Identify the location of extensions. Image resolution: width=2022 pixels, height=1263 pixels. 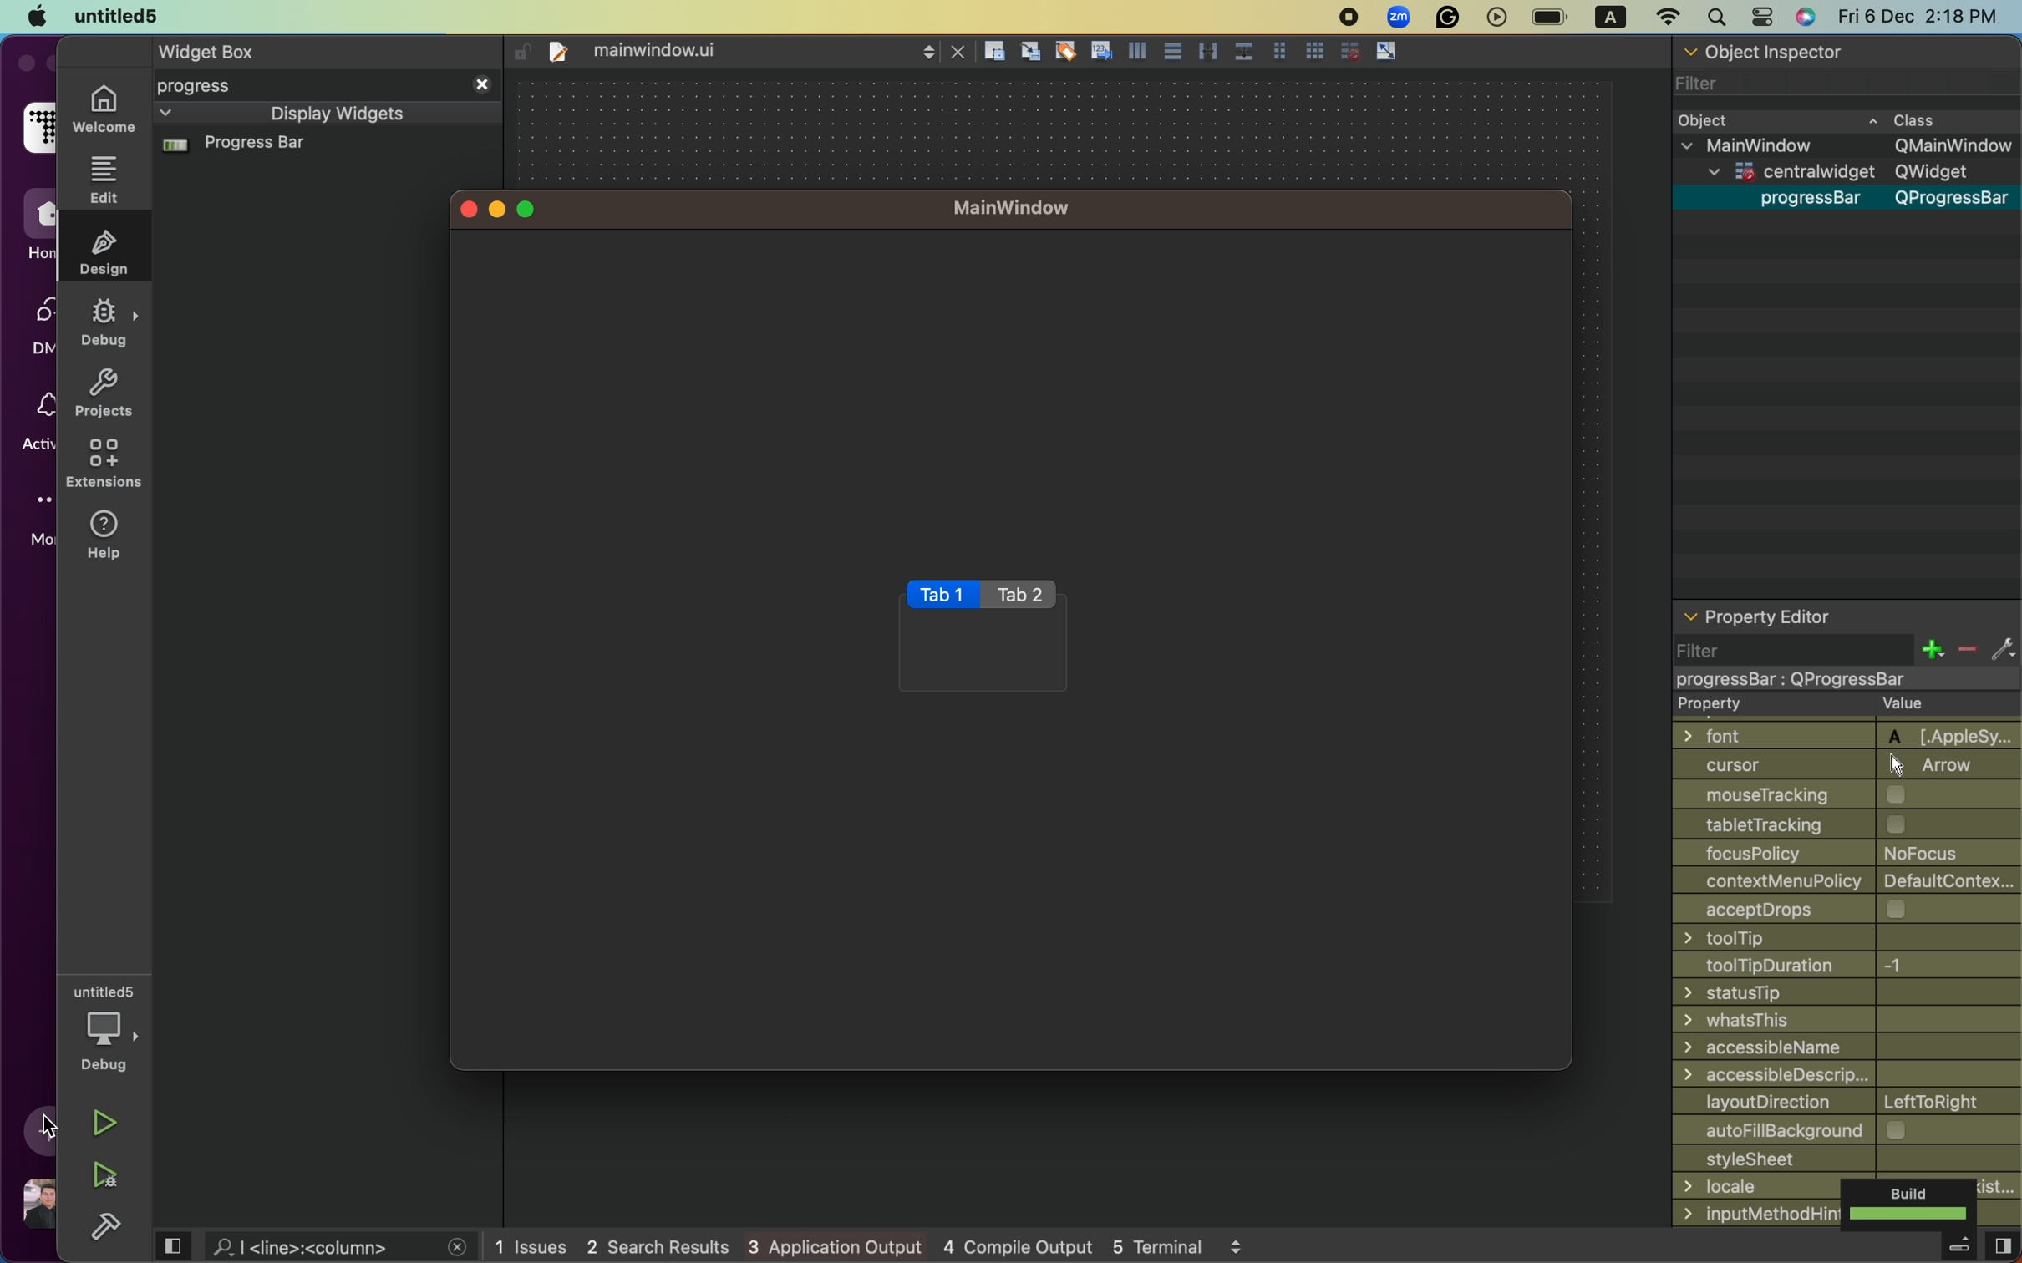
(104, 469).